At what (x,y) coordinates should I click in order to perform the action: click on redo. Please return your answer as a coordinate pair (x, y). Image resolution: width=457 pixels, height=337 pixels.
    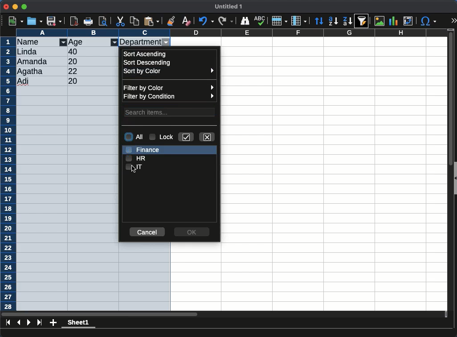
    Looking at the image, I should click on (225, 21).